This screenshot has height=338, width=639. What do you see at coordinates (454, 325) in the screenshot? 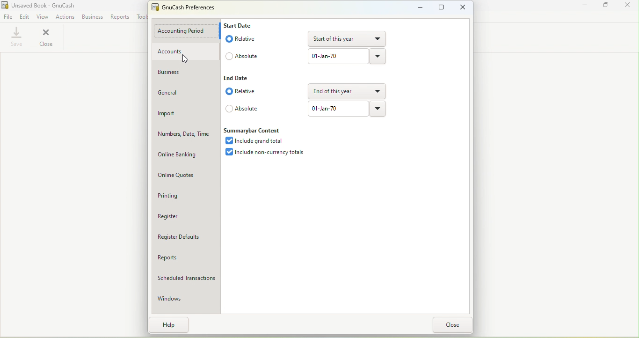
I see `Close` at bounding box center [454, 325].